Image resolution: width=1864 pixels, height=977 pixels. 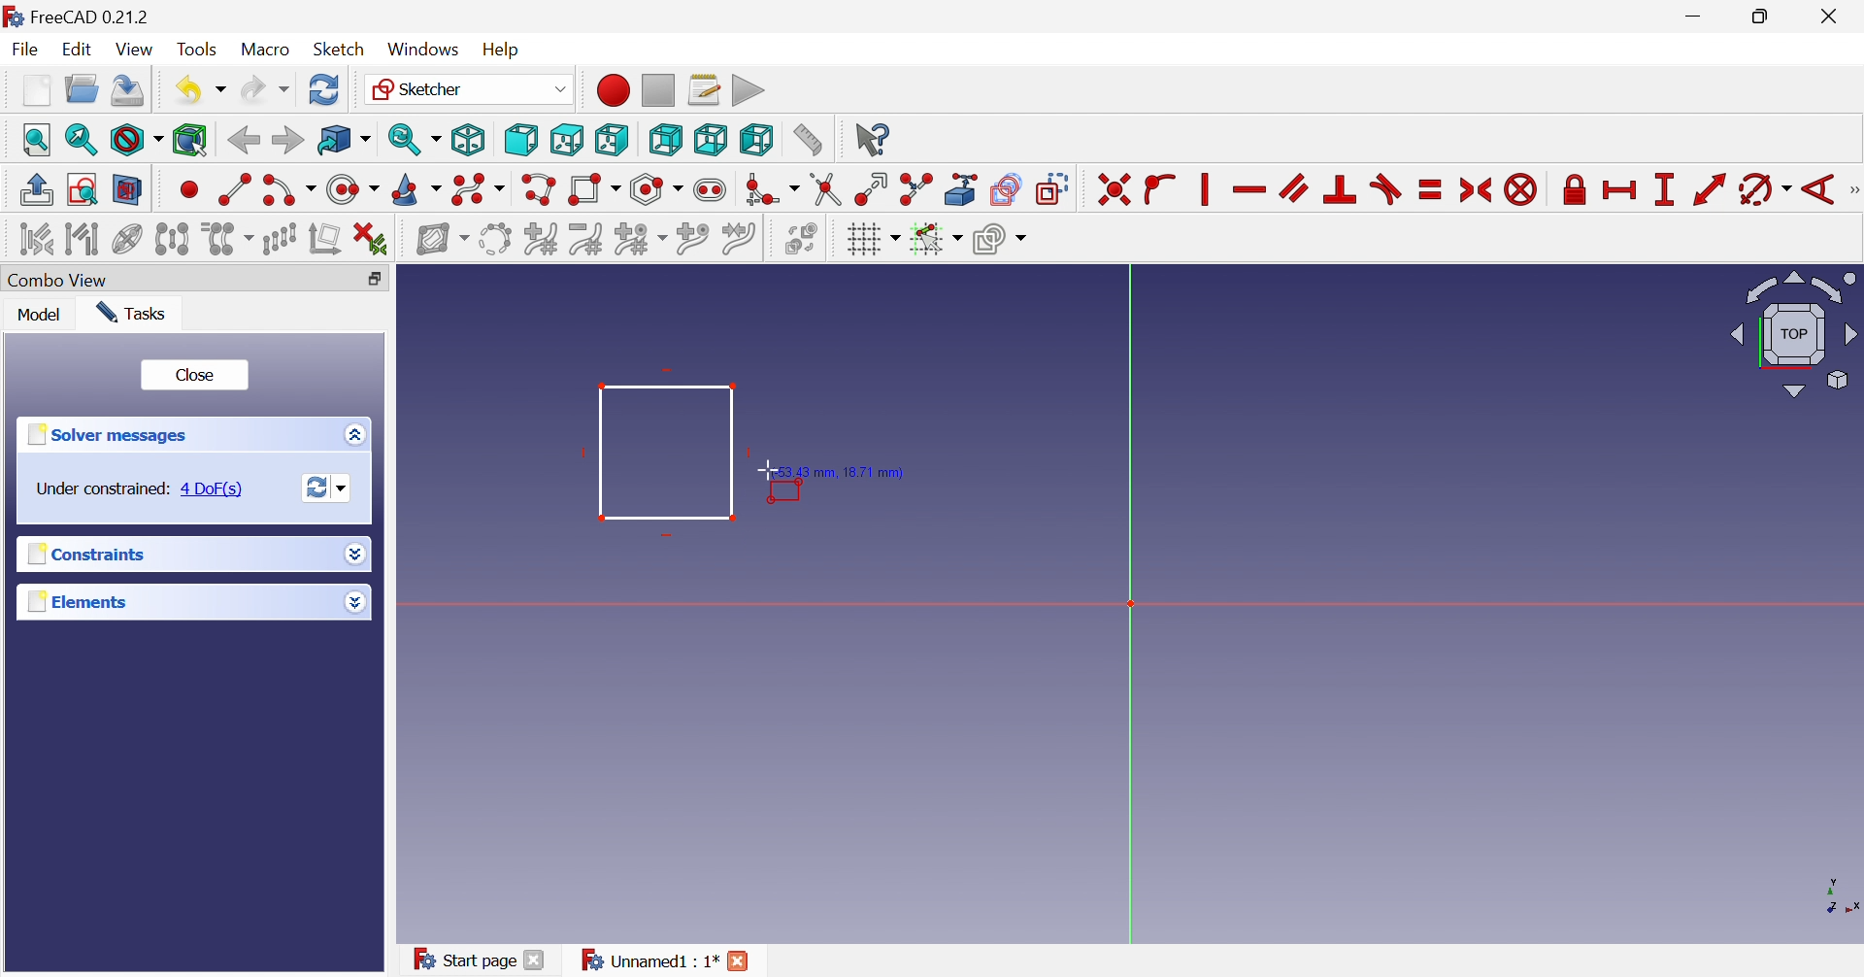 I want to click on Windows, so click(x=423, y=51).